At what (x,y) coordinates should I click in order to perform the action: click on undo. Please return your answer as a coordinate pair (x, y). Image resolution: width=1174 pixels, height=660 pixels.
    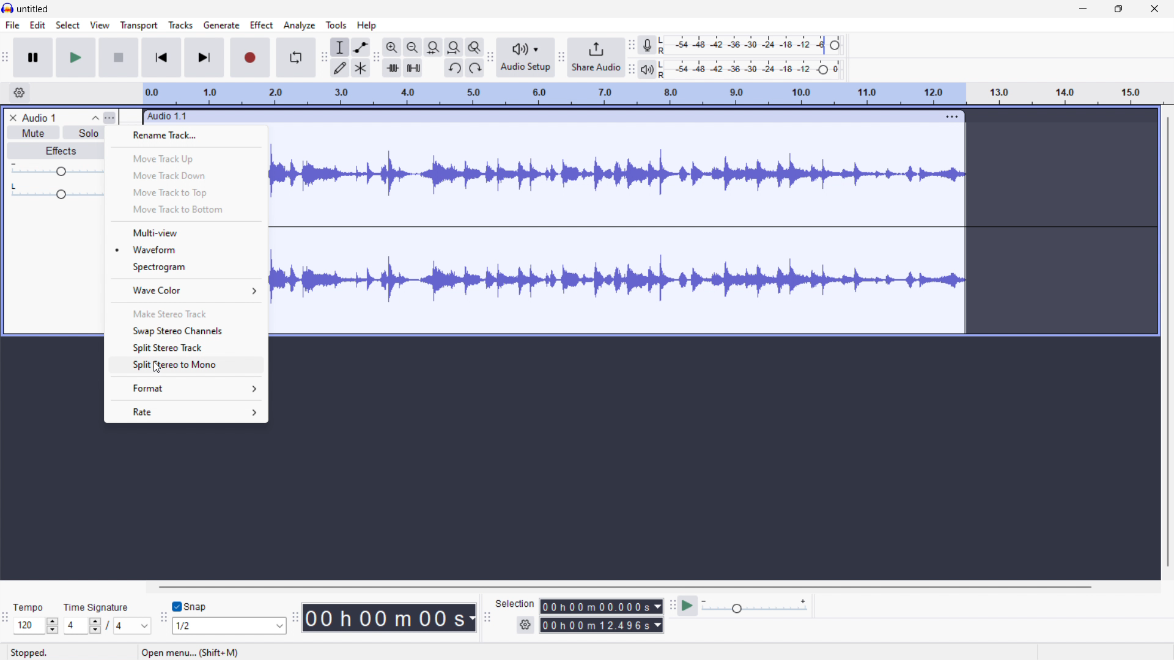
    Looking at the image, I should click on (454, 68).